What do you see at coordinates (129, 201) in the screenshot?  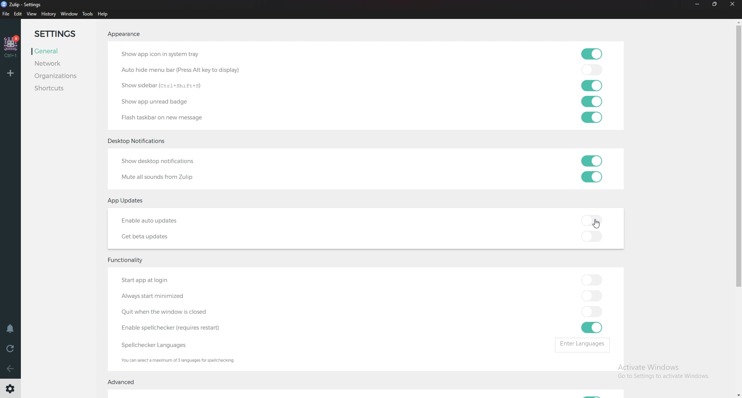 I see `App updates` at bounding box center [129, 201].